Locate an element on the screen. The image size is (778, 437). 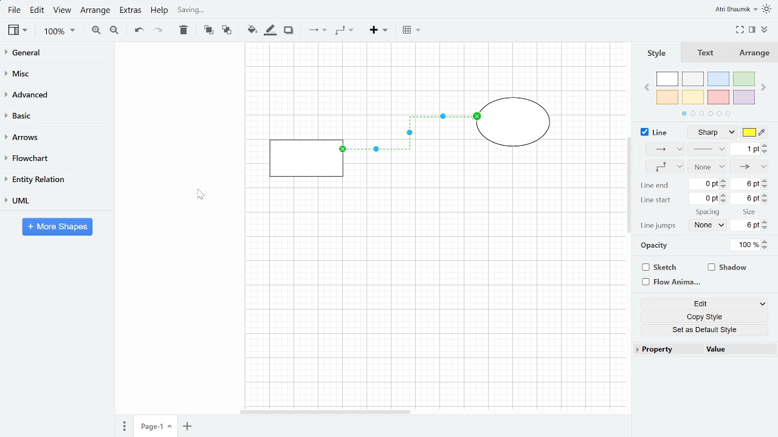
Current page is located at coordinates (186, 427).